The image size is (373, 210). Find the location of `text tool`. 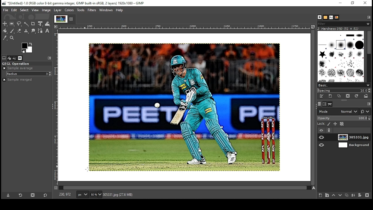

text tool is located at coordinates (48, 31).